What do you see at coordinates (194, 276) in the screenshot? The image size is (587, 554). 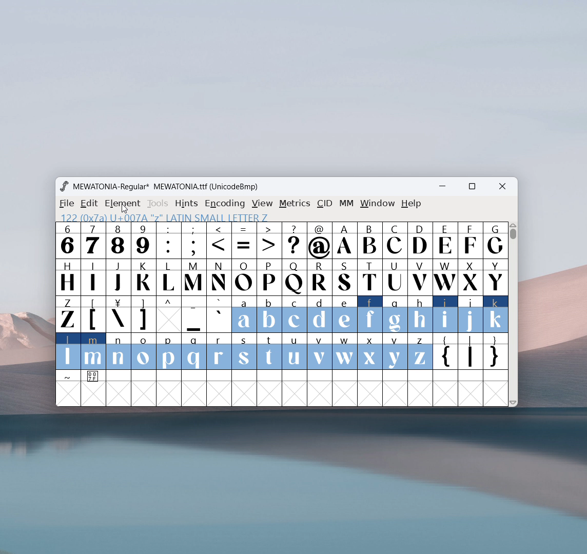 I see `M` at bounding box center [194, 276].